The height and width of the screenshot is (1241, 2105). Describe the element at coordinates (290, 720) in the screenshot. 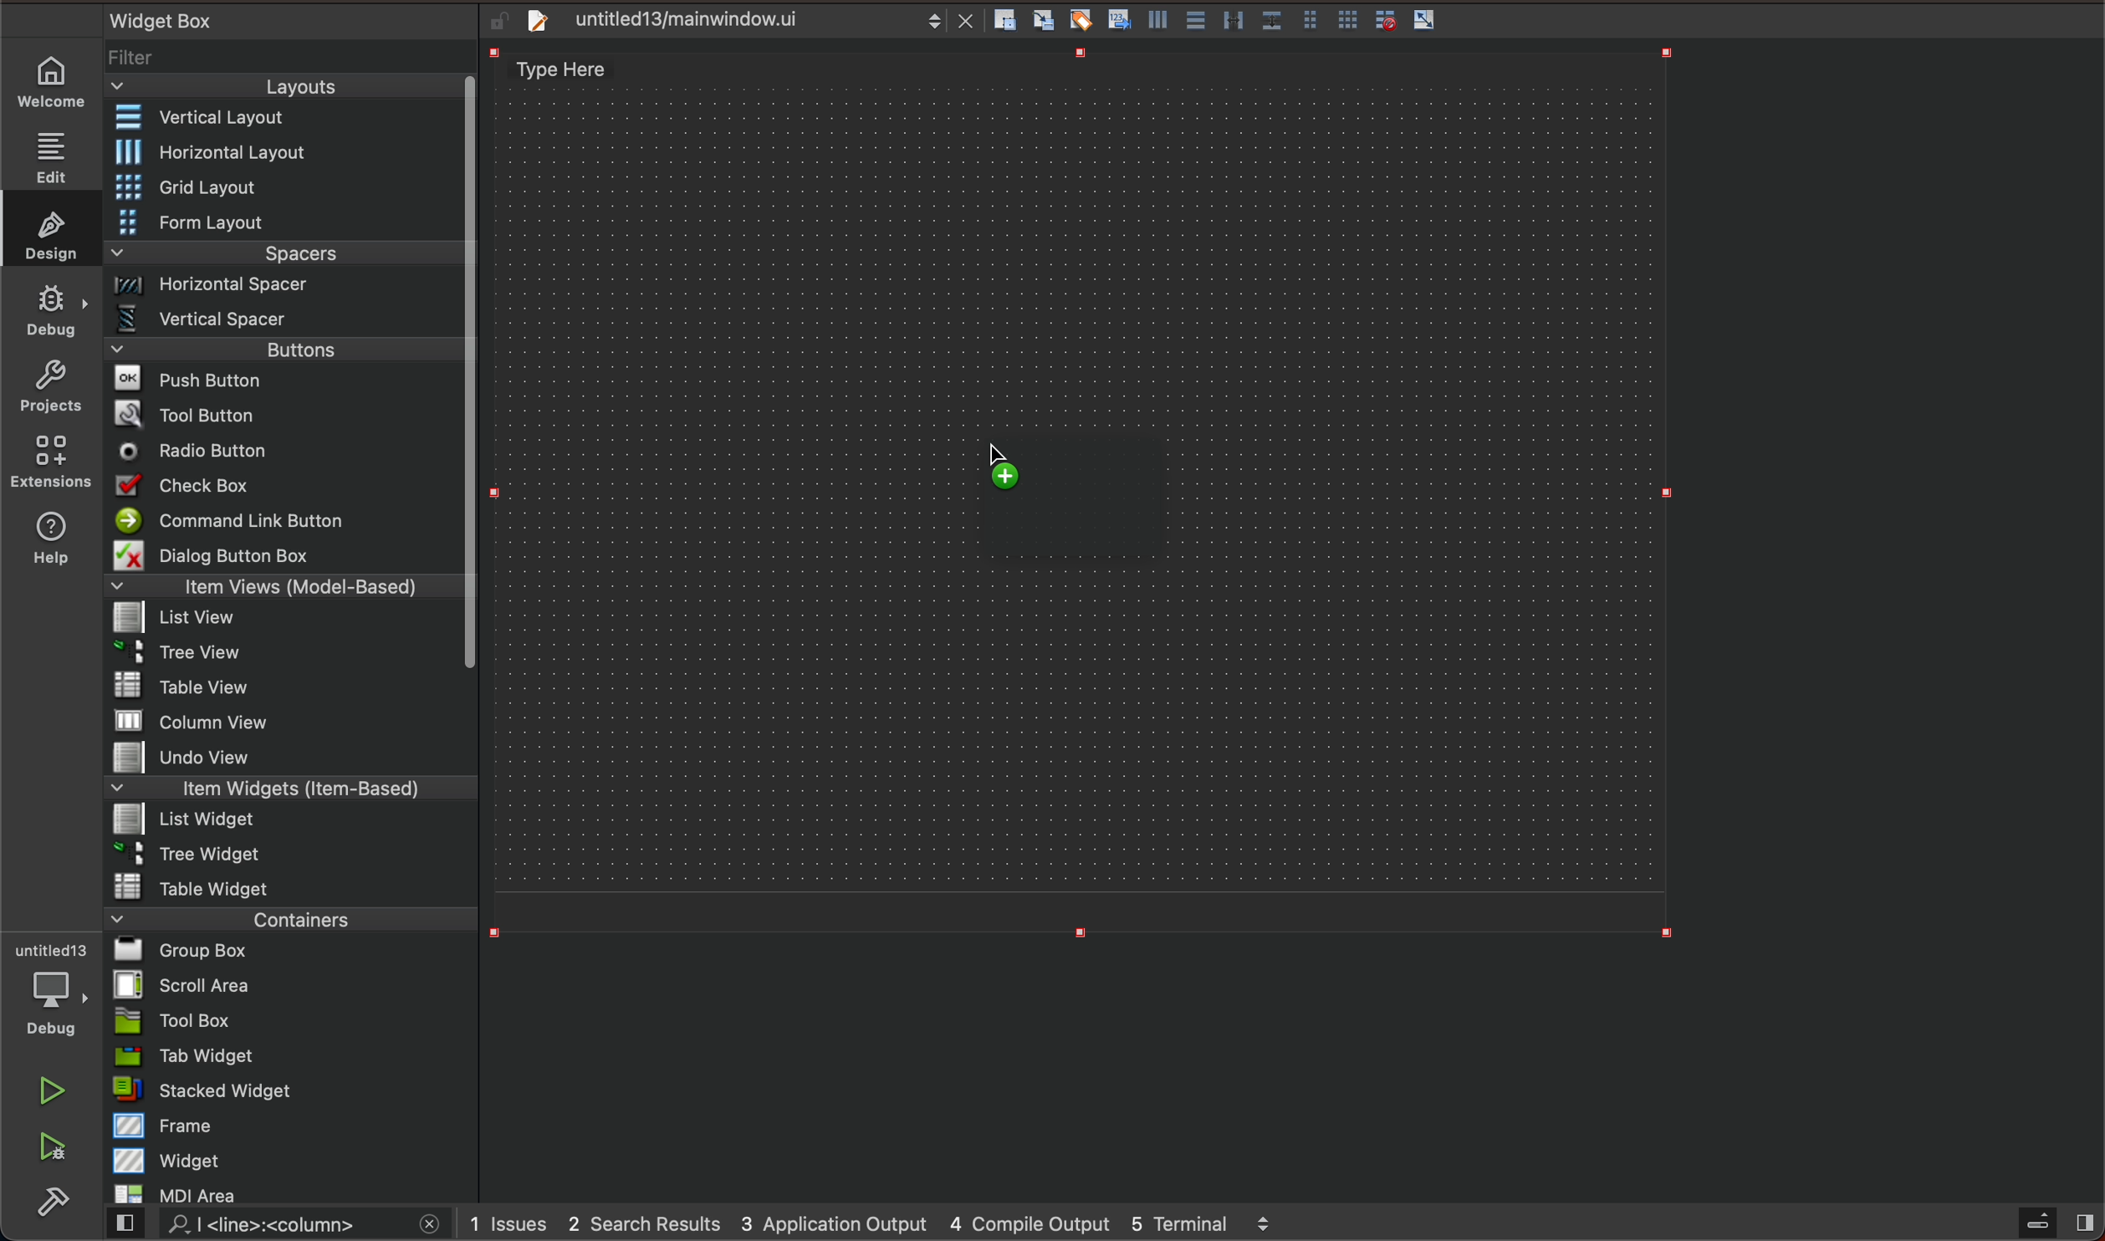

I see `column view` at that location.